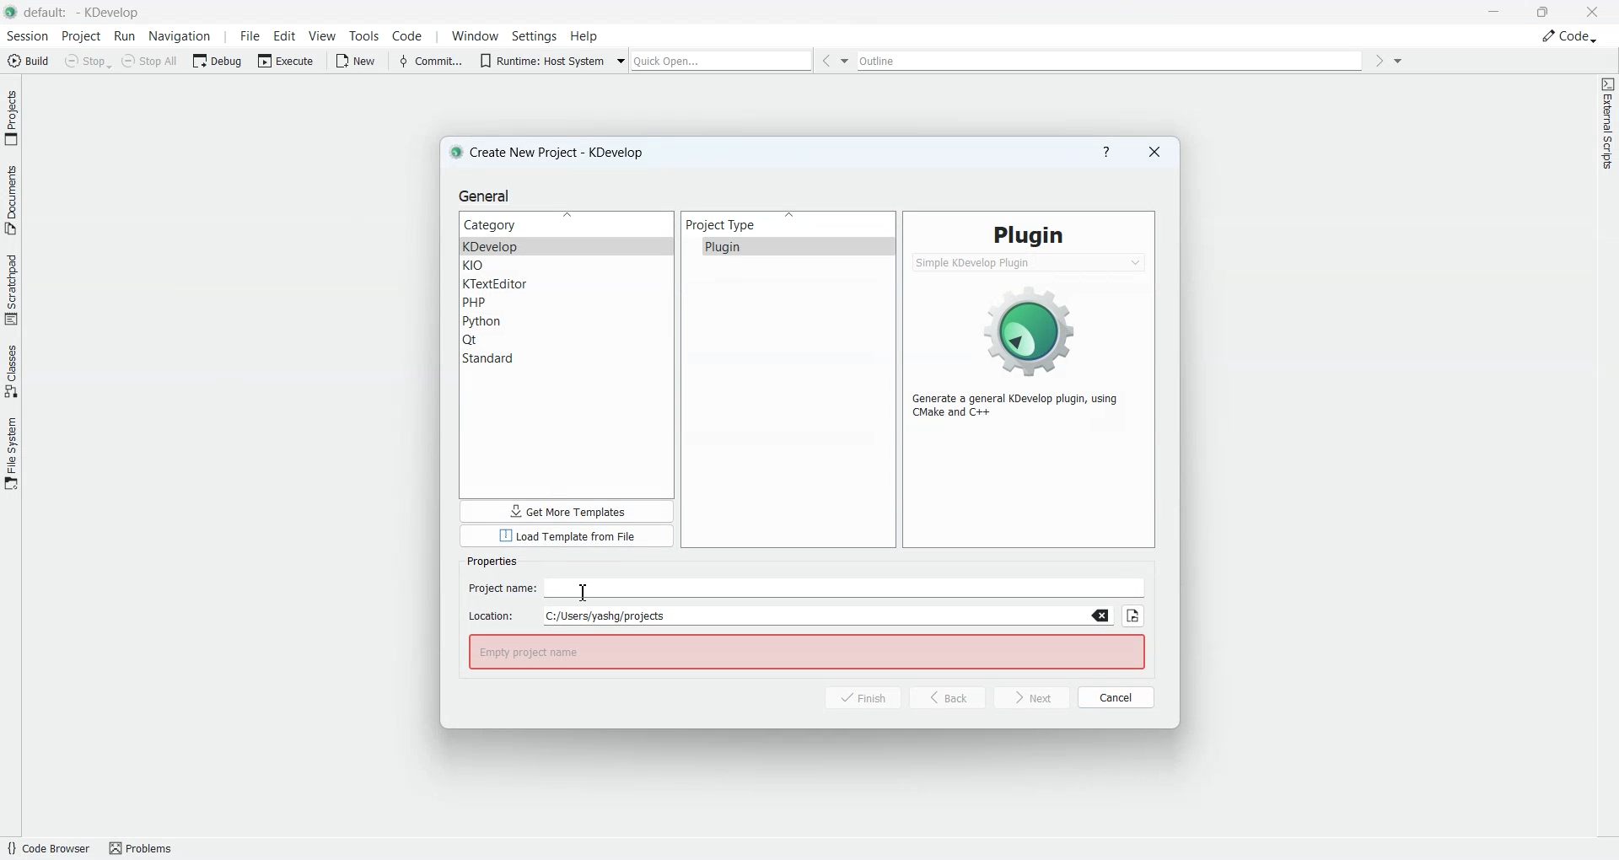 Image resolution: width=1619 pixels, height=860 pixels. Describe the element at coordinates (584, 35) in the screenshot. I see `Help` at that location.